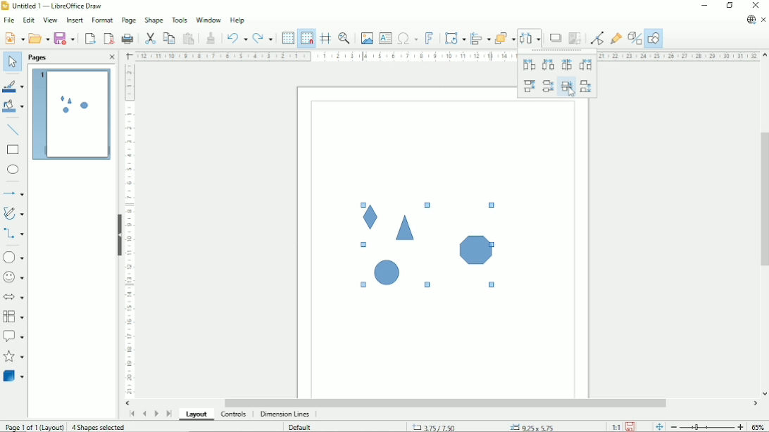 This screenshot has width=769, height=432. Describe the element at coordinates (127, 37) in the screenshot. I see `Print` at that location.